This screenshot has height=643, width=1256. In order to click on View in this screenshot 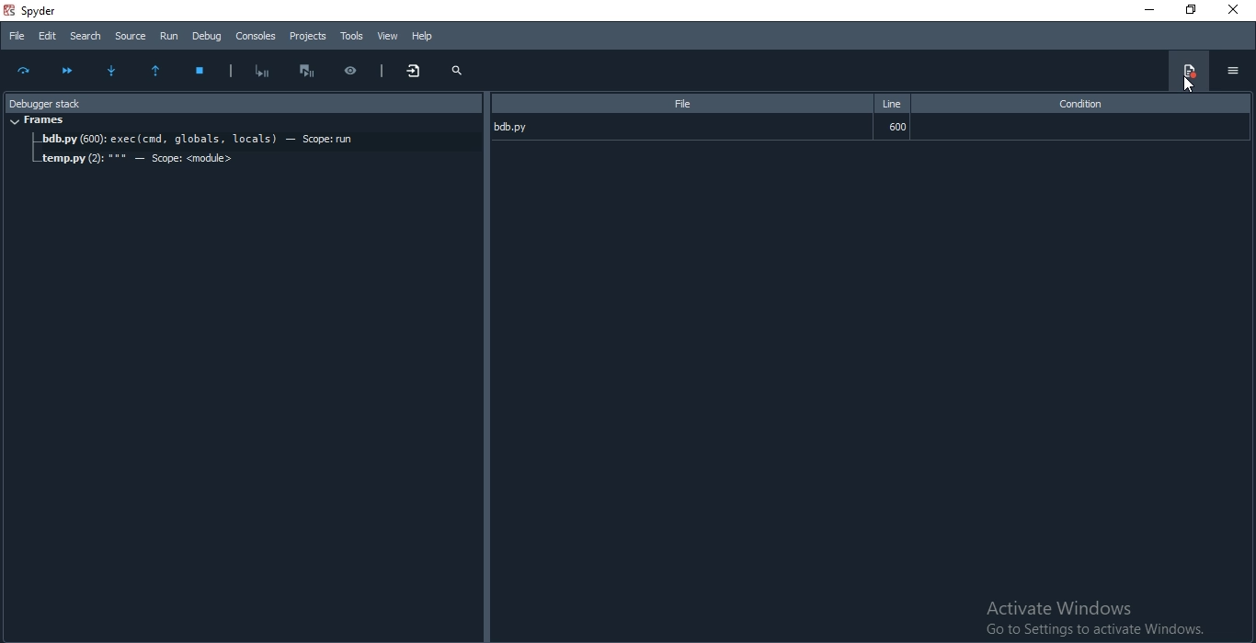, I will do `click(387, 36)`.